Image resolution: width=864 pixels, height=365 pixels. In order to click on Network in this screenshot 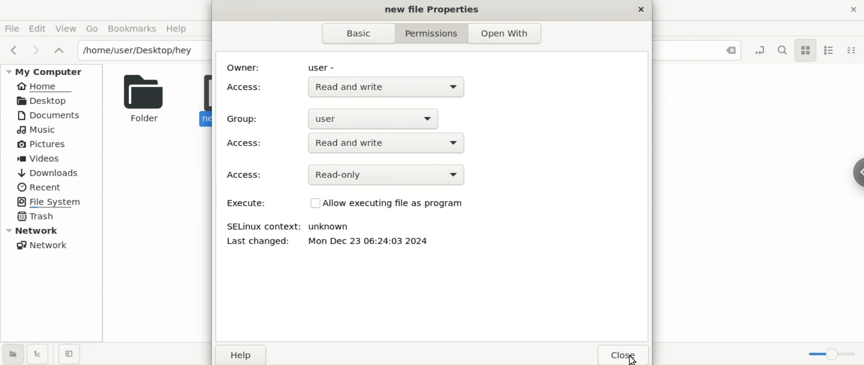, I will do `click(45, 245)`.